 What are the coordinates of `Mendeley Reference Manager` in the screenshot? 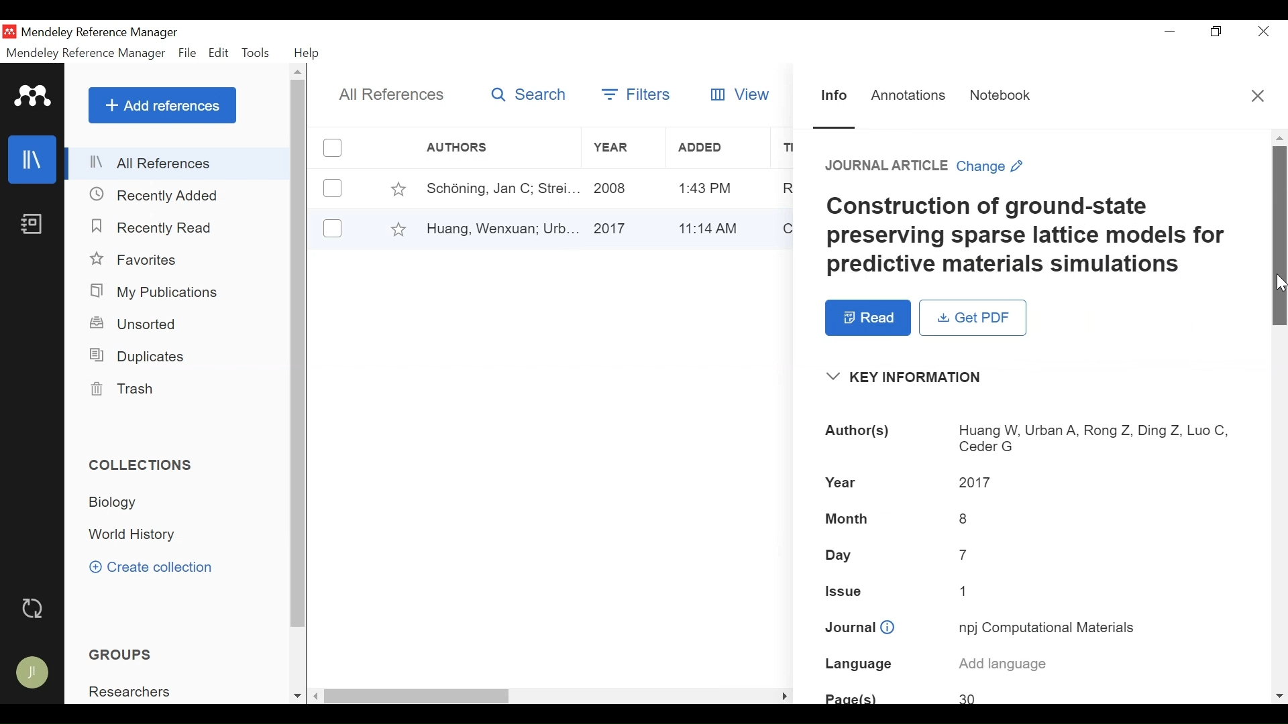 It's located at (103, 32).